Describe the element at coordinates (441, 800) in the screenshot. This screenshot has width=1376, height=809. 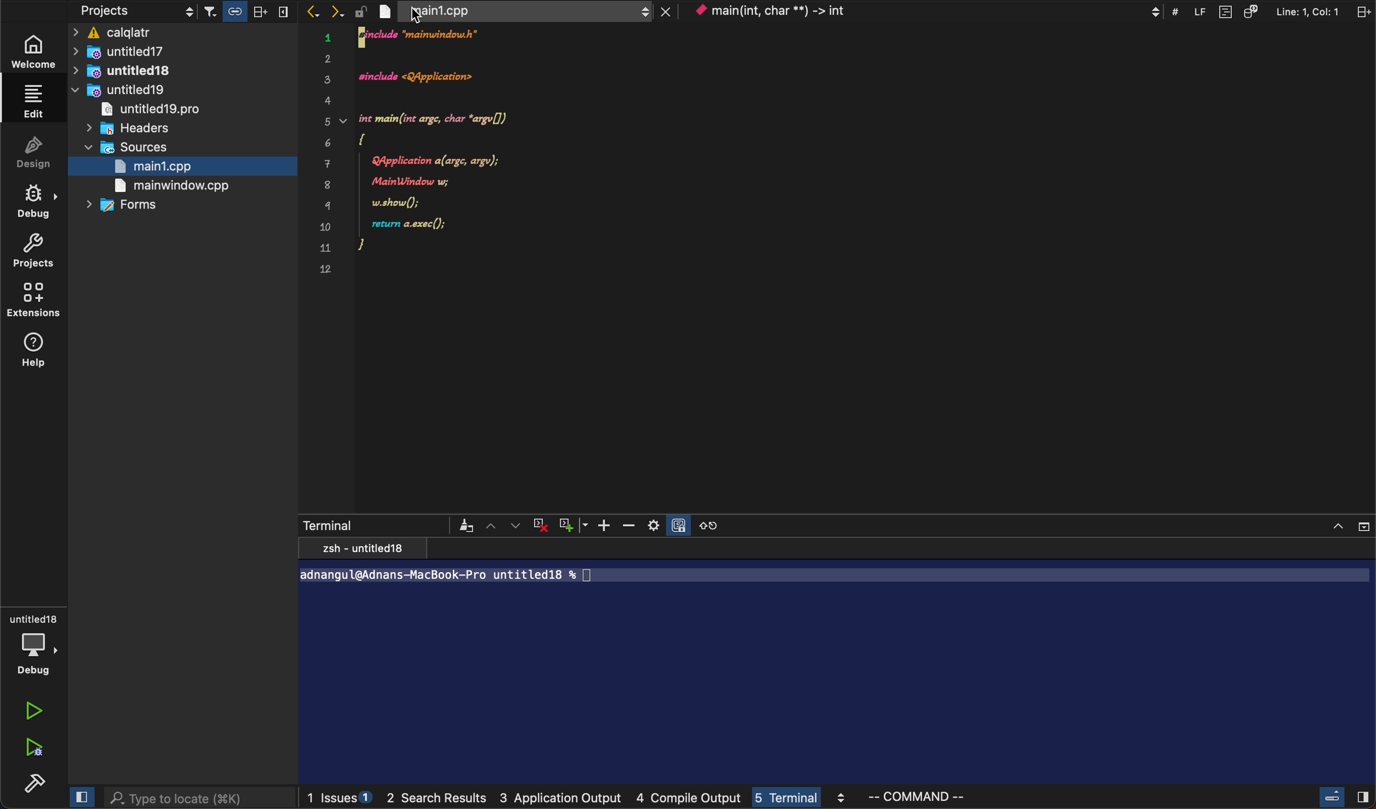
I see `search result` at that location.